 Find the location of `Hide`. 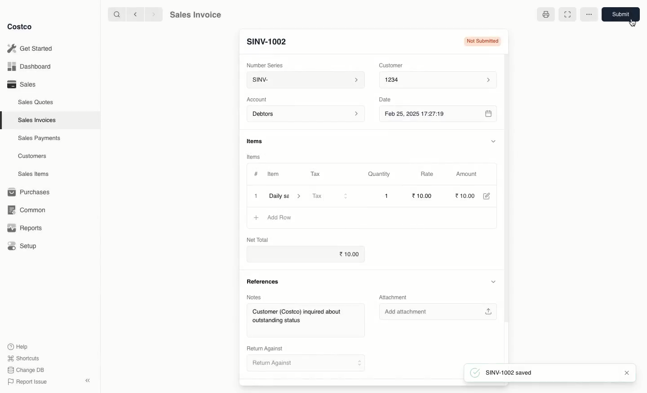

Hide is located at coordinates (494, 141).